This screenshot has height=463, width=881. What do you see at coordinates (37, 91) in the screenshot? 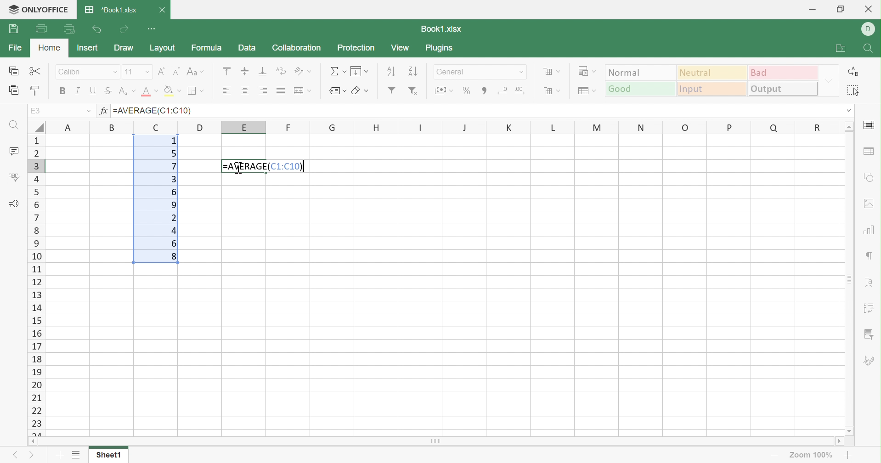
I see `Copy style` at bounding box center [37, 91].